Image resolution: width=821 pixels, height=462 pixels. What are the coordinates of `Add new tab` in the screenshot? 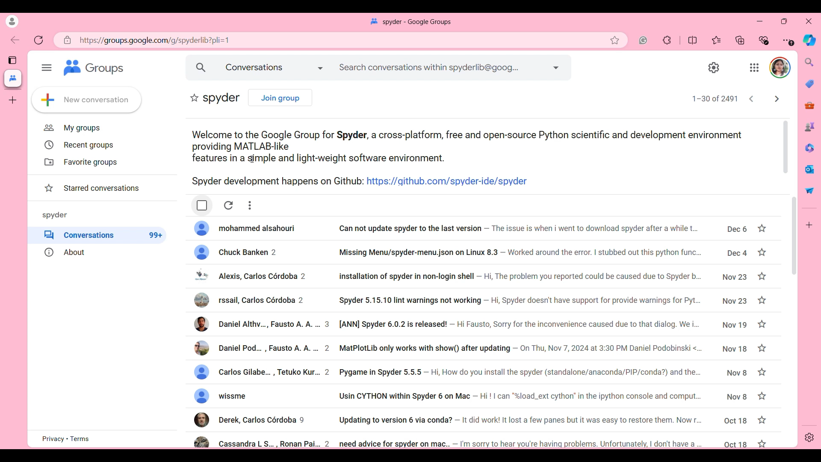 It's located at (13, 100).